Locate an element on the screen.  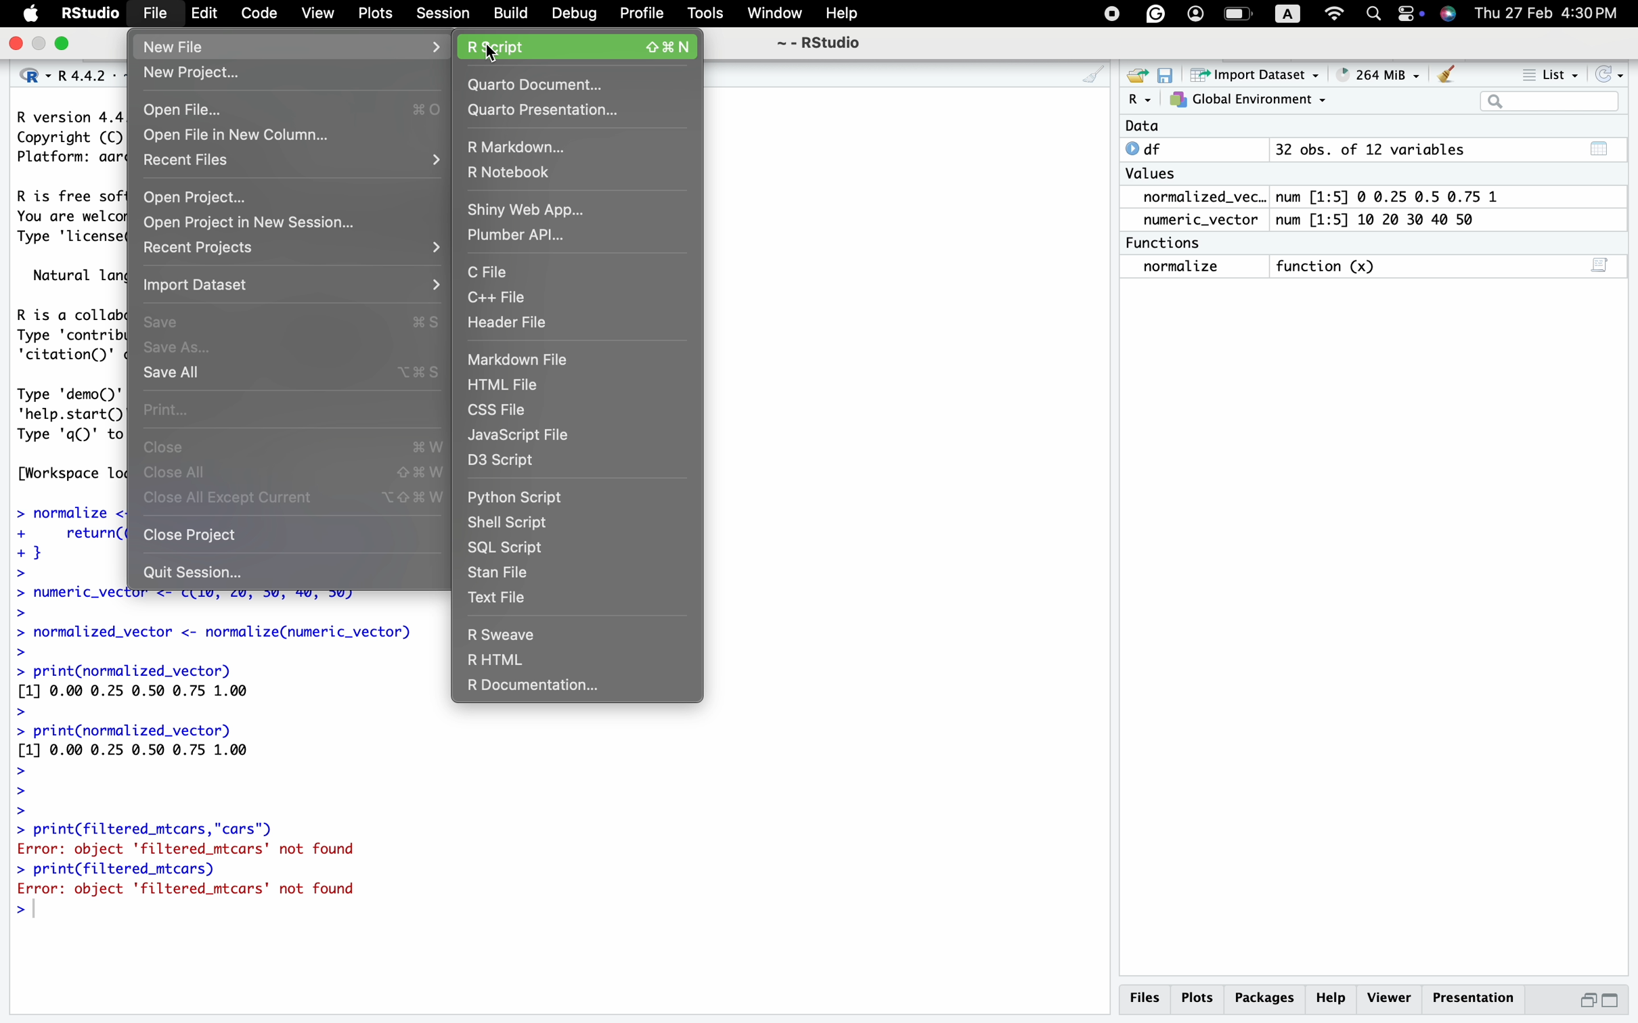
quarto presentation is located at coordinates (574, 112).